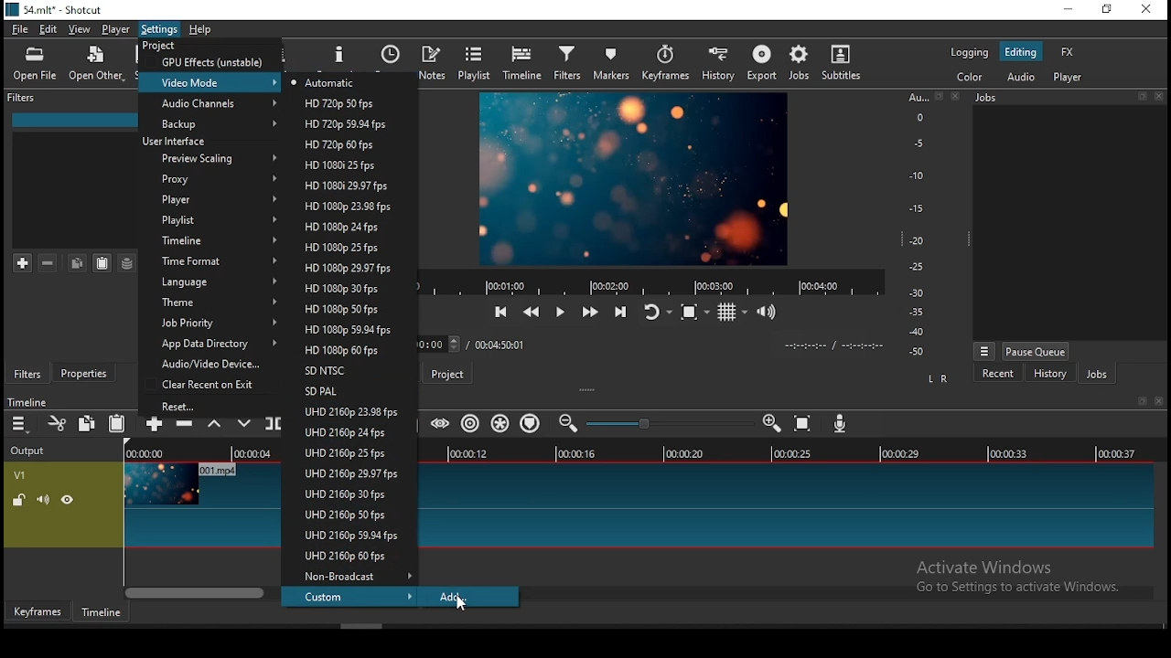  What do you see at coordinates (27, 402) in the screenshot?
I see `timeline` at bounding box center [27, 402].